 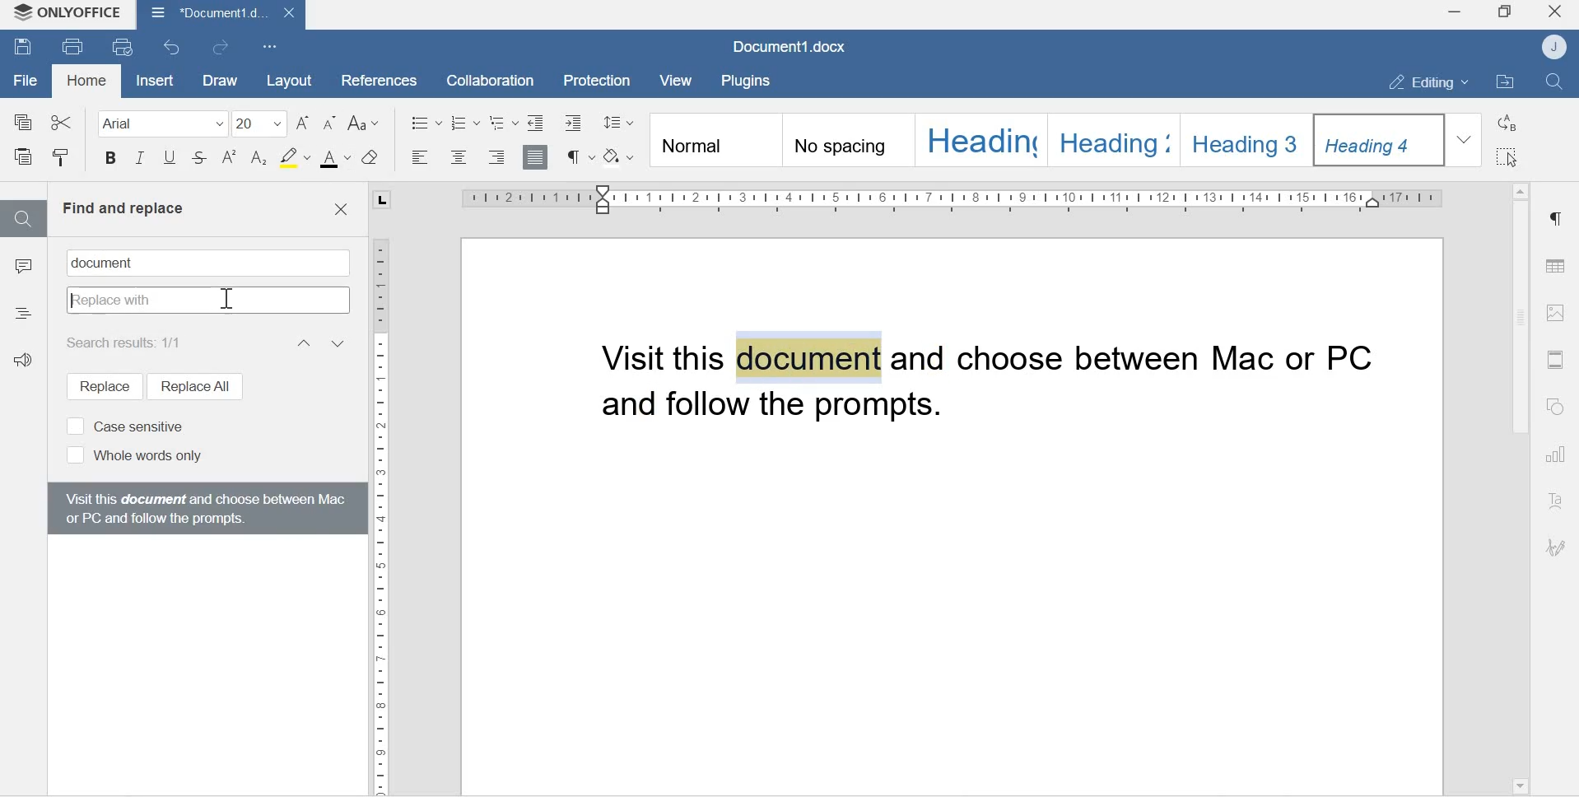 I want to click on Increment font size, so click(x=305, y=123).